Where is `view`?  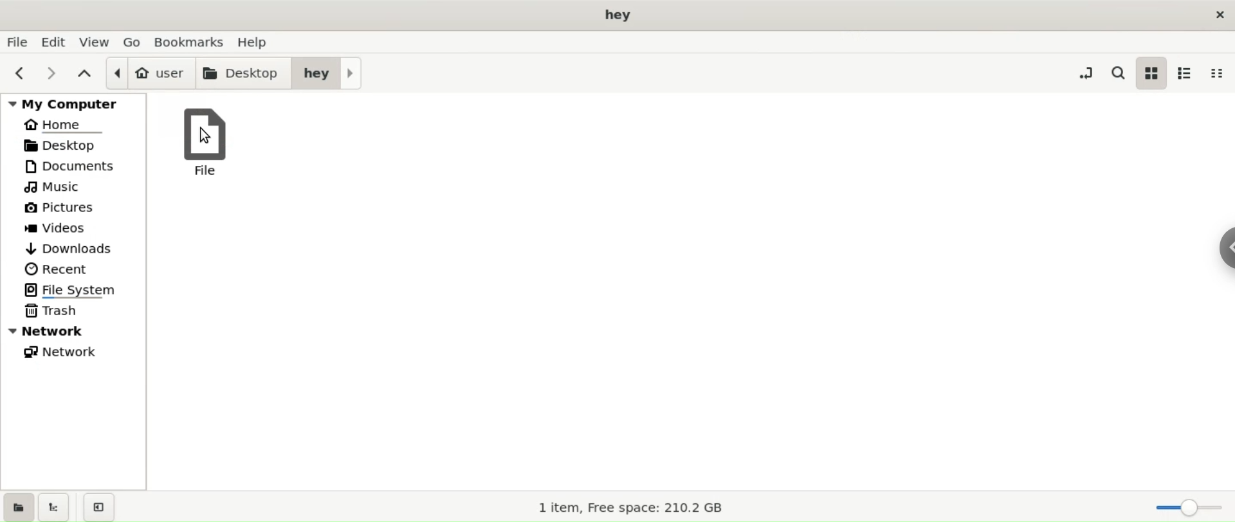 view is located at coordinates (95, 42).